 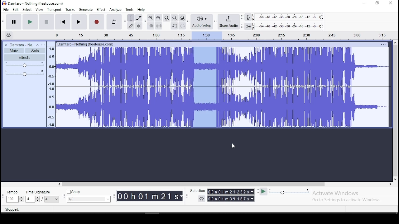 I want to click on close, so click(x=390, y=3).